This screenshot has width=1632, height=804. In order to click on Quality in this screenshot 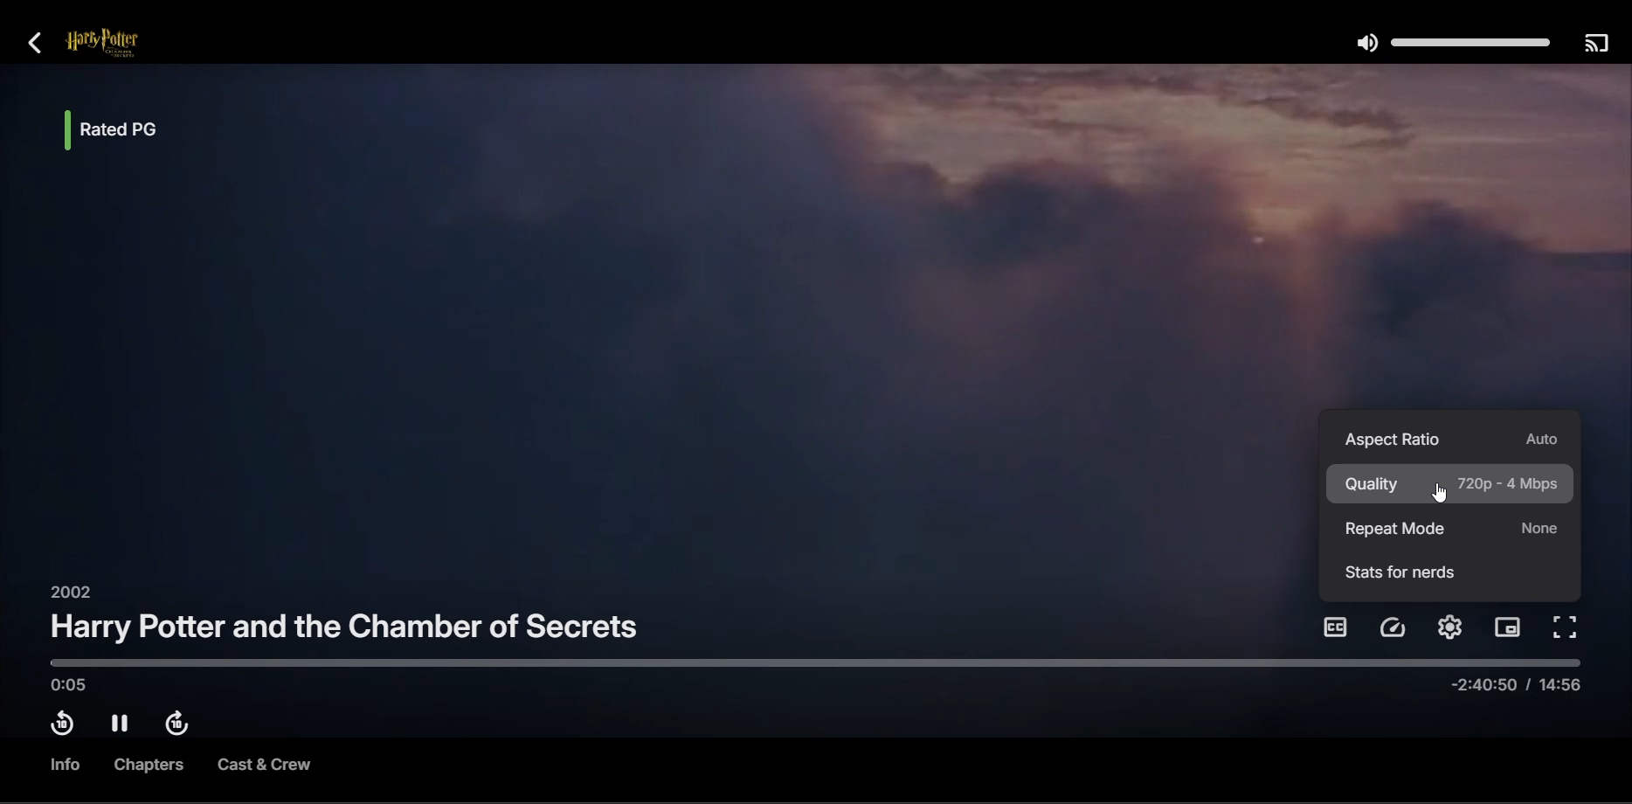, I will do `click(1451, 484)`.